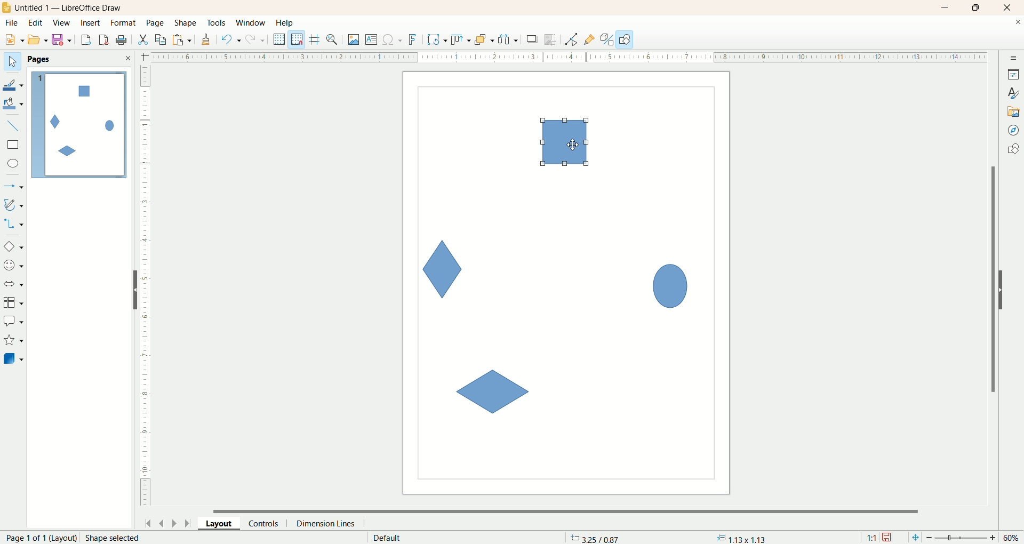  I want to click on page number, so click(38, 538).